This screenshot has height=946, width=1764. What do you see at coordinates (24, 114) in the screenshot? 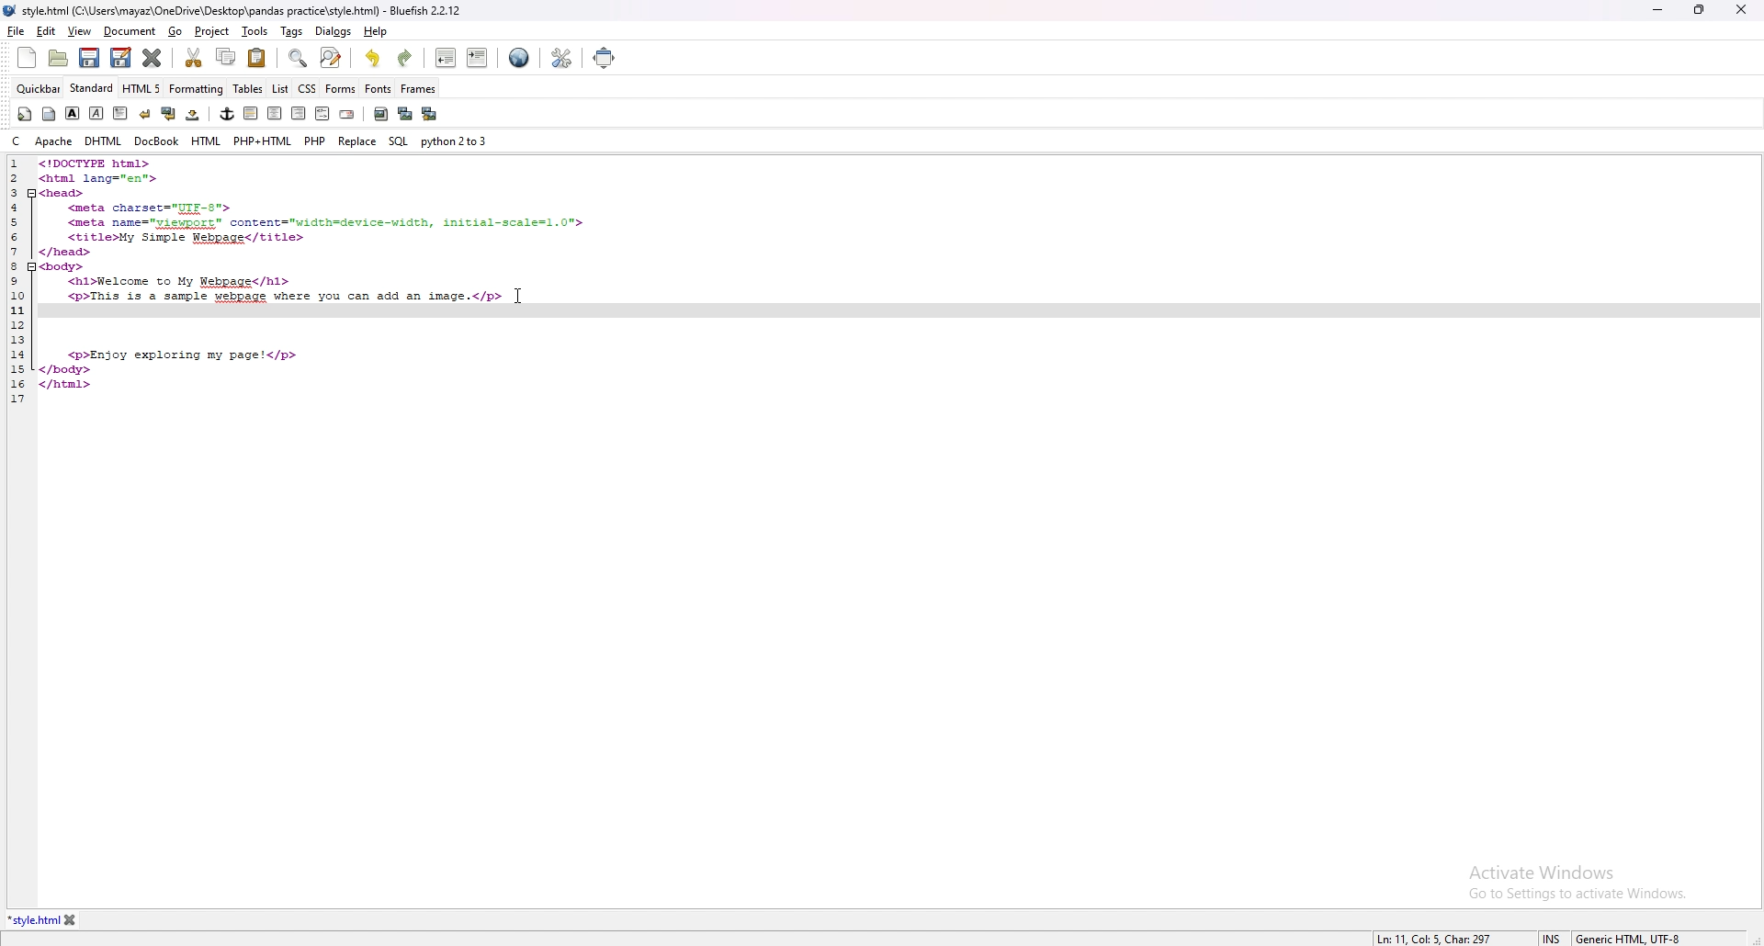
I see `quickstart` at bounding box center [24, 114].